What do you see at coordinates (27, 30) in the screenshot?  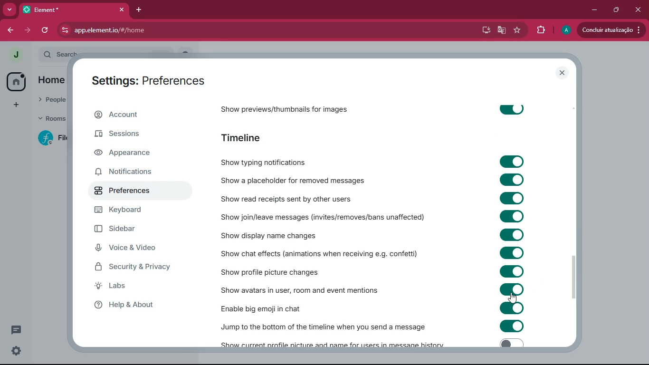 I see `forward` at bounding box center [27, 30].